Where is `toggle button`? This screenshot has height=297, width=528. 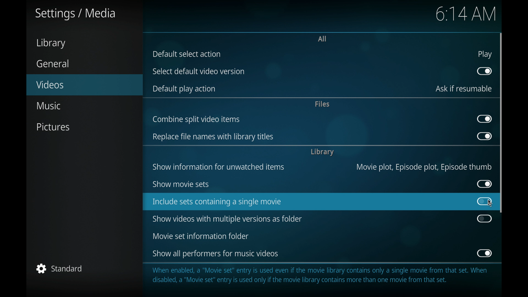
toggle button is located at coordinates (485, 184).